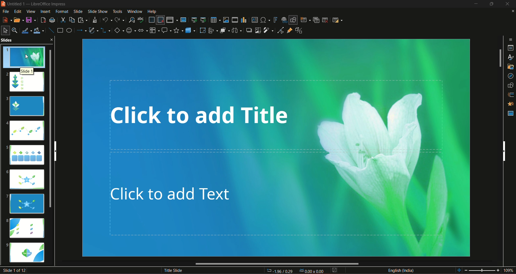 The width and height of the screenshot is (516, 274). Describe the element at coordinates (7, 19) in the screenshot. I see `new` at that location.